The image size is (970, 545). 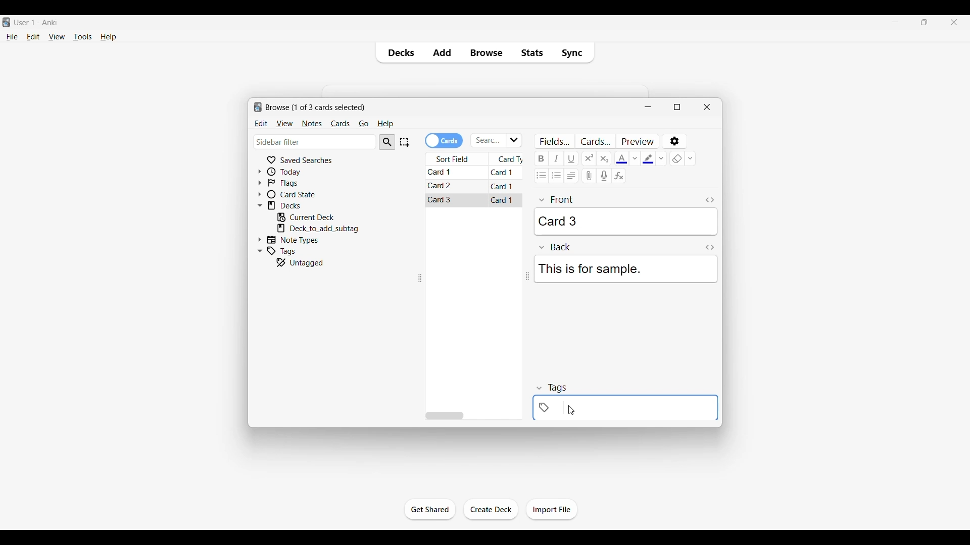 I want to click on Click to go to current deck, so click(x=313, y=217).